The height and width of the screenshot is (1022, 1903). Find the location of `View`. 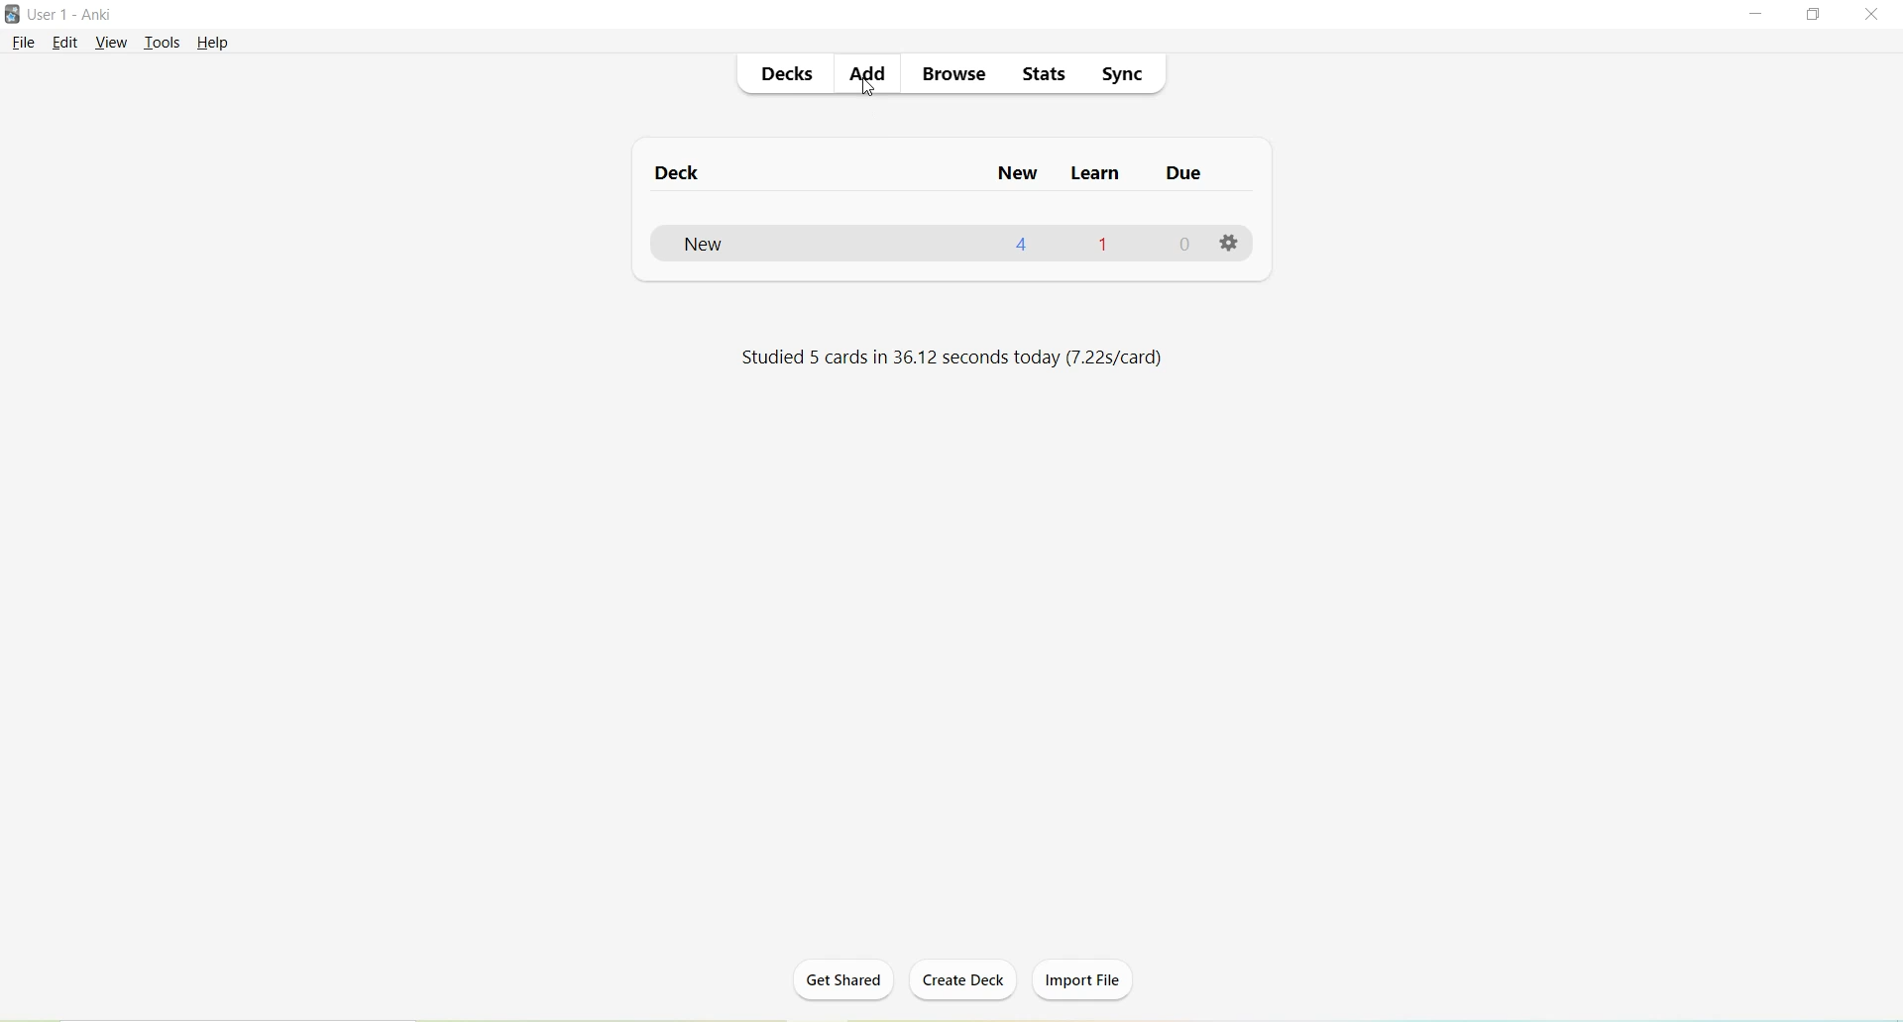

View is located at coordinates (112, 45).